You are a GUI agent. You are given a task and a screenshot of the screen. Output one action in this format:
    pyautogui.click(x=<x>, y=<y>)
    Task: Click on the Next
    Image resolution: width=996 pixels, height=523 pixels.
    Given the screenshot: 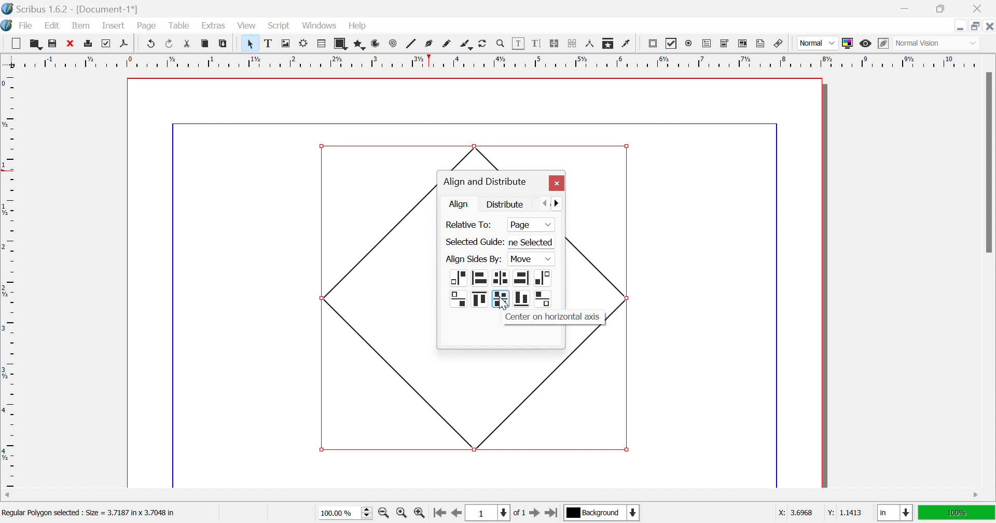 What is the action you would take?
    pyautogui.click(x=561, y=202)
    